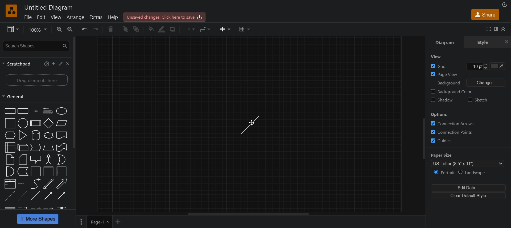 Image resolution: width=511 pixels, height=228 pixels. I want to click on Or, so click(61, 160).